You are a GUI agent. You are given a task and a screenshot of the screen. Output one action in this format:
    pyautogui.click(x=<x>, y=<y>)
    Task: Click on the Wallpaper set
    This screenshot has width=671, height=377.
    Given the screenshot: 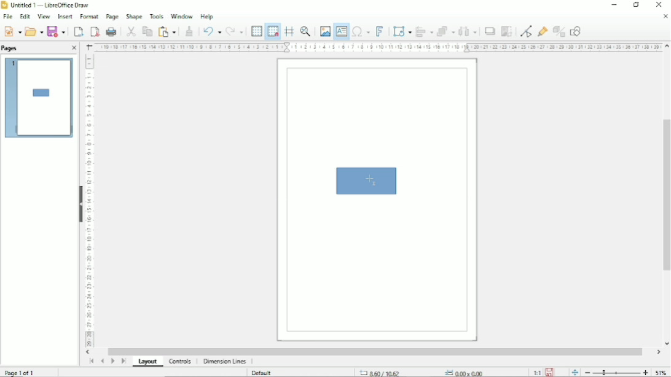 What is the action you would take?
    pyautogui.click(x=335, y=189)
    